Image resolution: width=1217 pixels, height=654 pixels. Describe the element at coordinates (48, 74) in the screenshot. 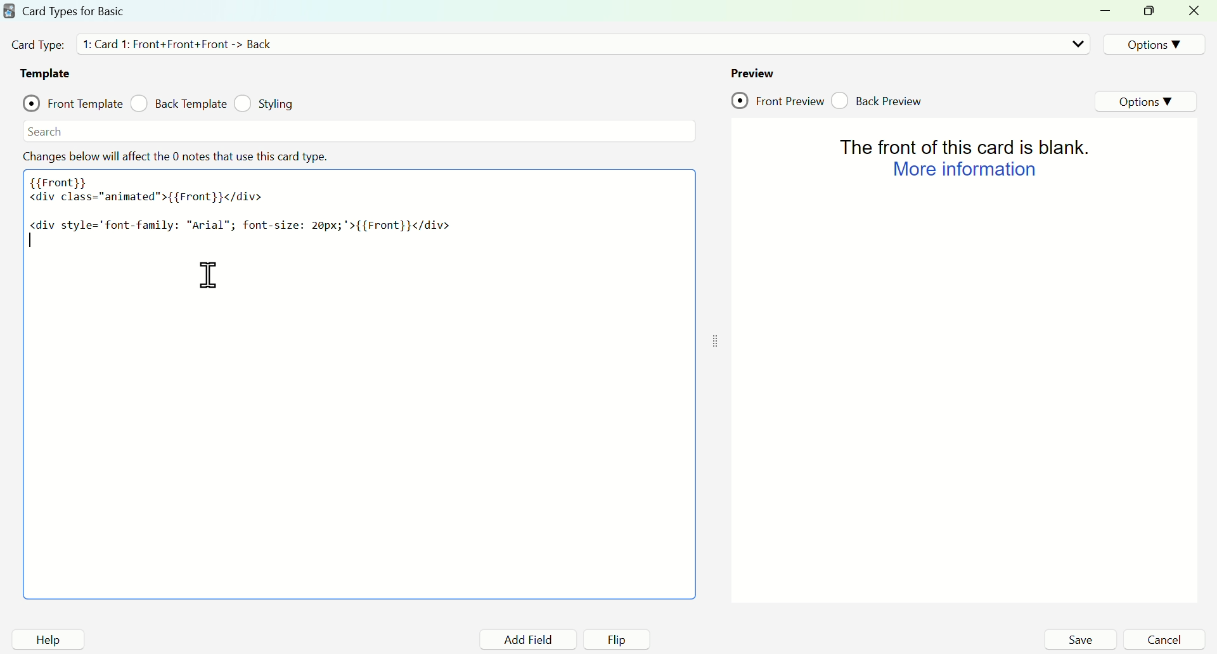

I see `Template` at that location.